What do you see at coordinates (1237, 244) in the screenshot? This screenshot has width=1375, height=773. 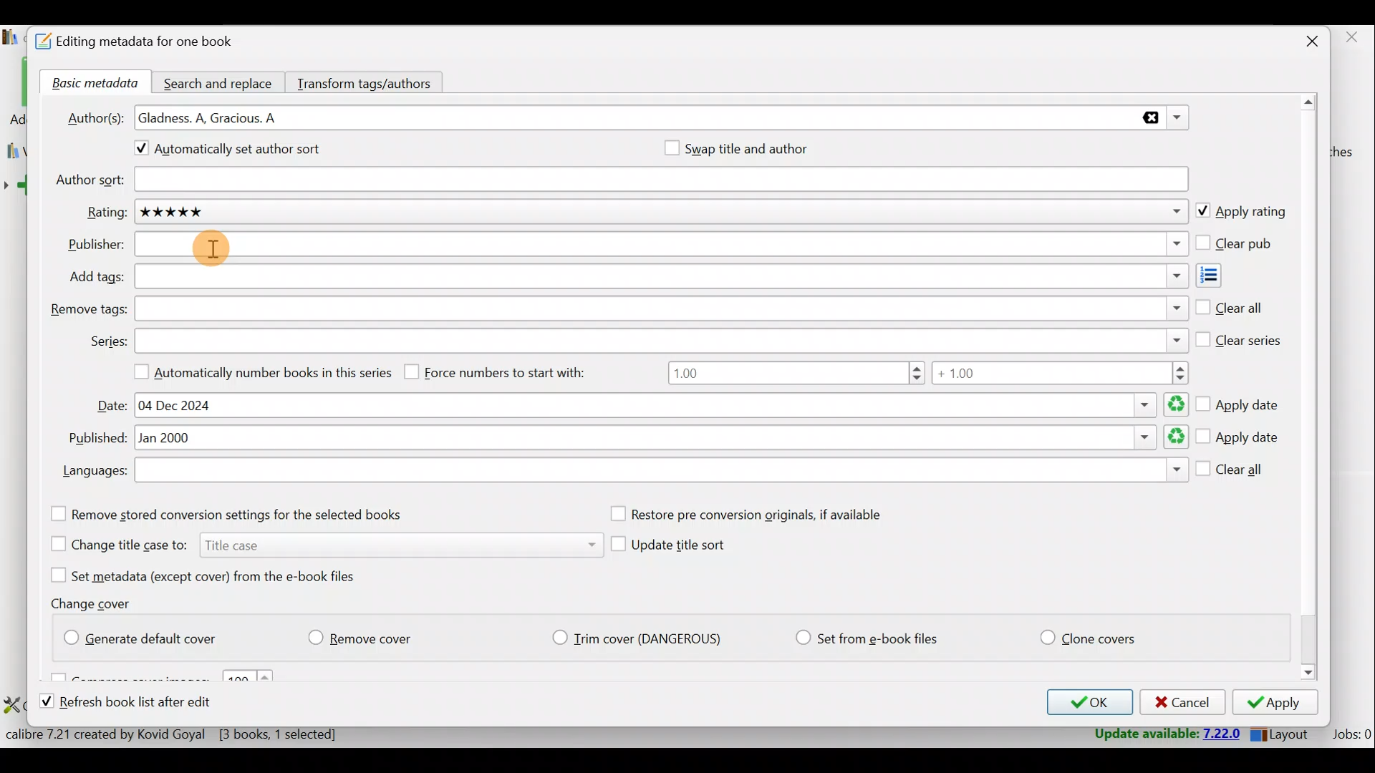 I see `Clear pub` at bounding box center [1237, 244].